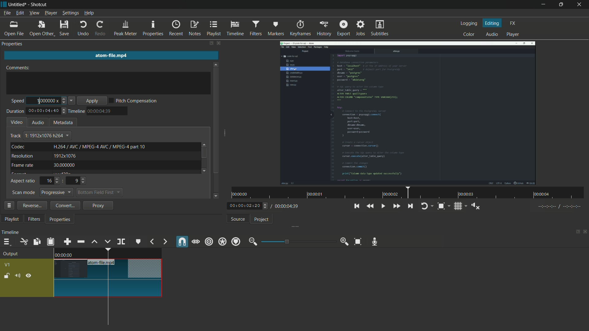 This screenshot has height=331, width=589. What do you see at coordinates (18, 276) in the screenshot?
I see `mute` at bounding box center [18, 276].